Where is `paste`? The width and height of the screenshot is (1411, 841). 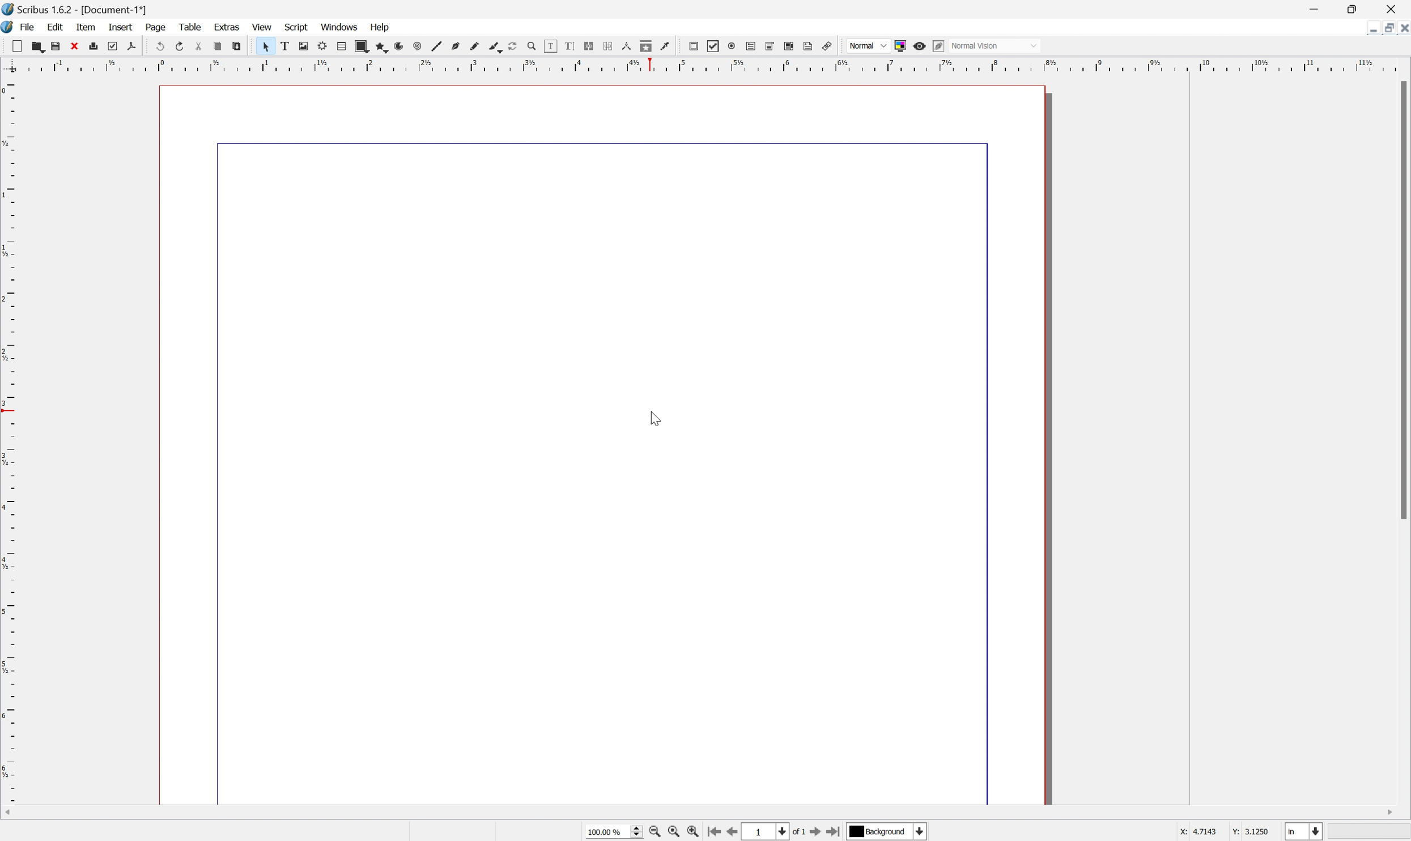 paste is located at coordinates (240, 47).